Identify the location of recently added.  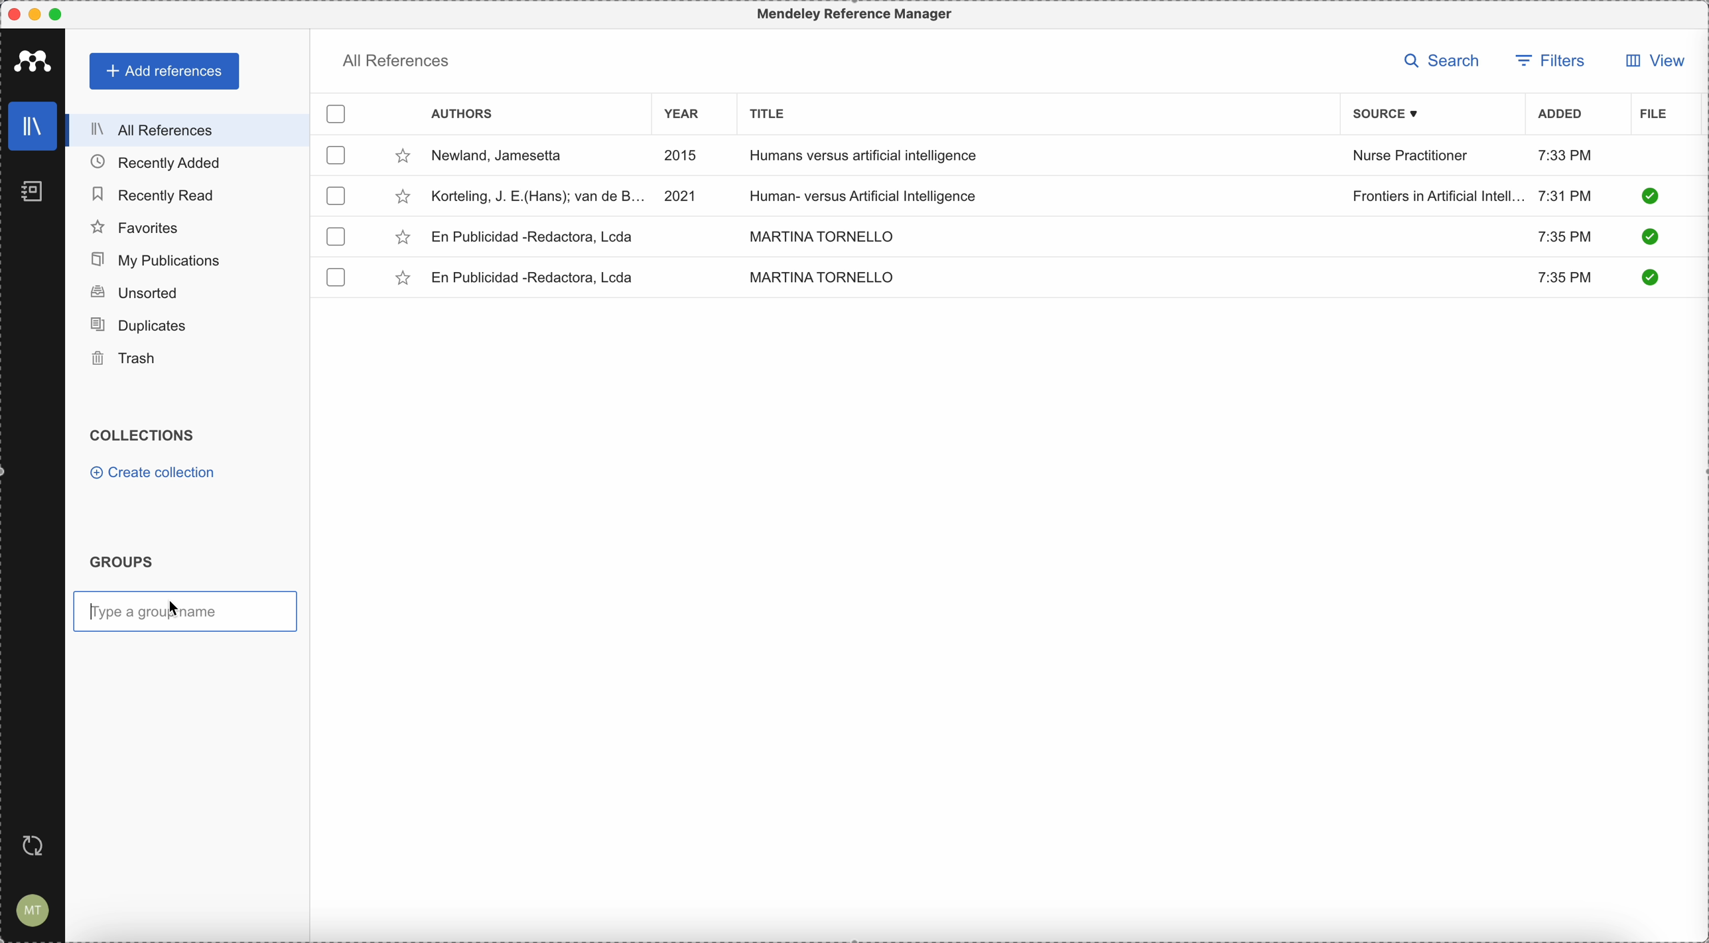
(167, 162).